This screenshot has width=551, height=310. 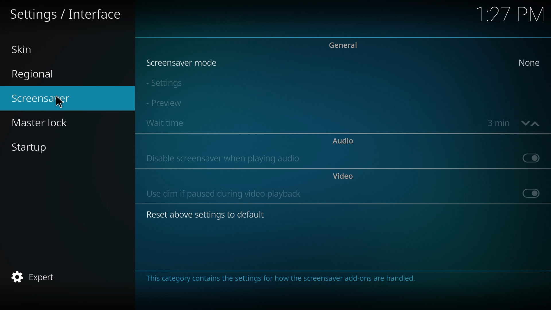 I want to click on use dim if paused during video playback, so click(x=225, y=193).